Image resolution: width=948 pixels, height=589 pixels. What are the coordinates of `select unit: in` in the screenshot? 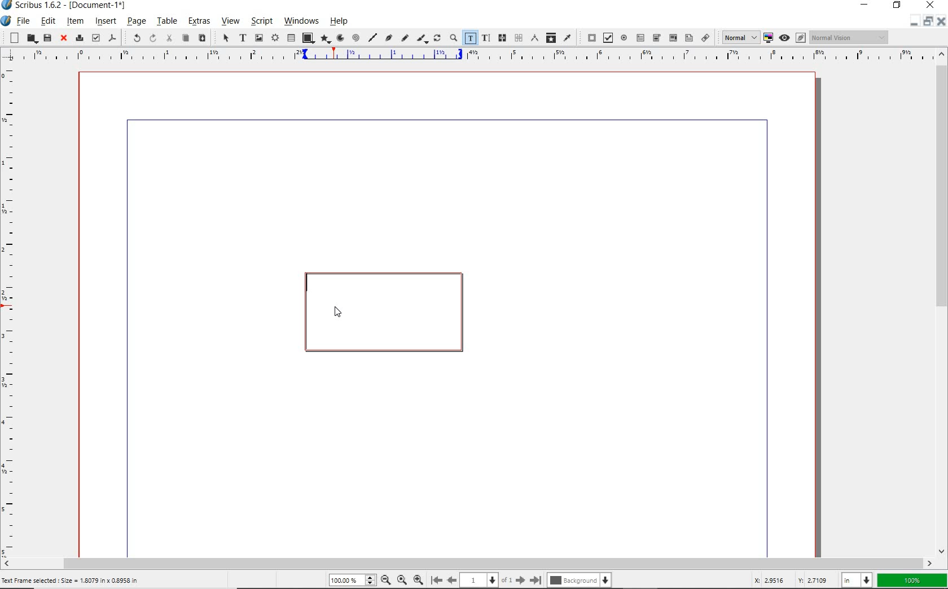 It's located at (857, 581).